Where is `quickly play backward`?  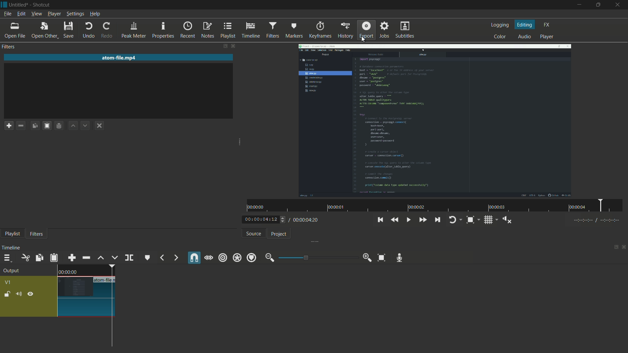
quickly play backward is located at coordinates (395, 219).